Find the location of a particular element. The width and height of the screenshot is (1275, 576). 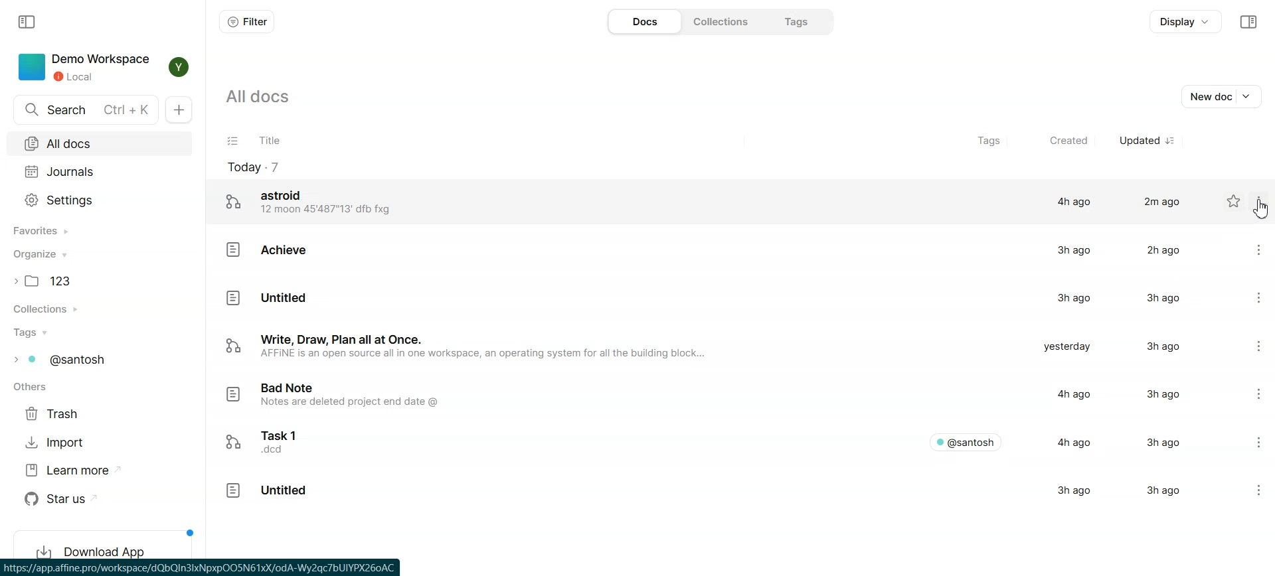

Settings is located at coordinates (1246, 293).